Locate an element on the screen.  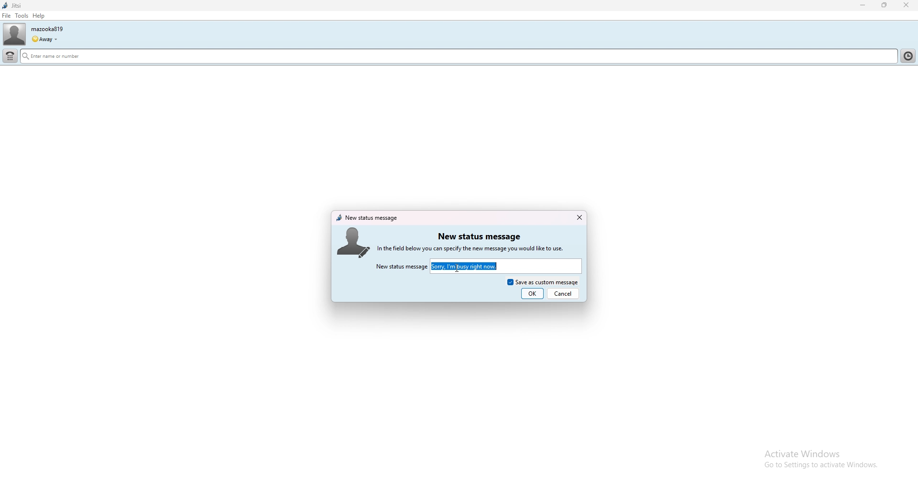
jitsi is located at coordinates (12, 6).